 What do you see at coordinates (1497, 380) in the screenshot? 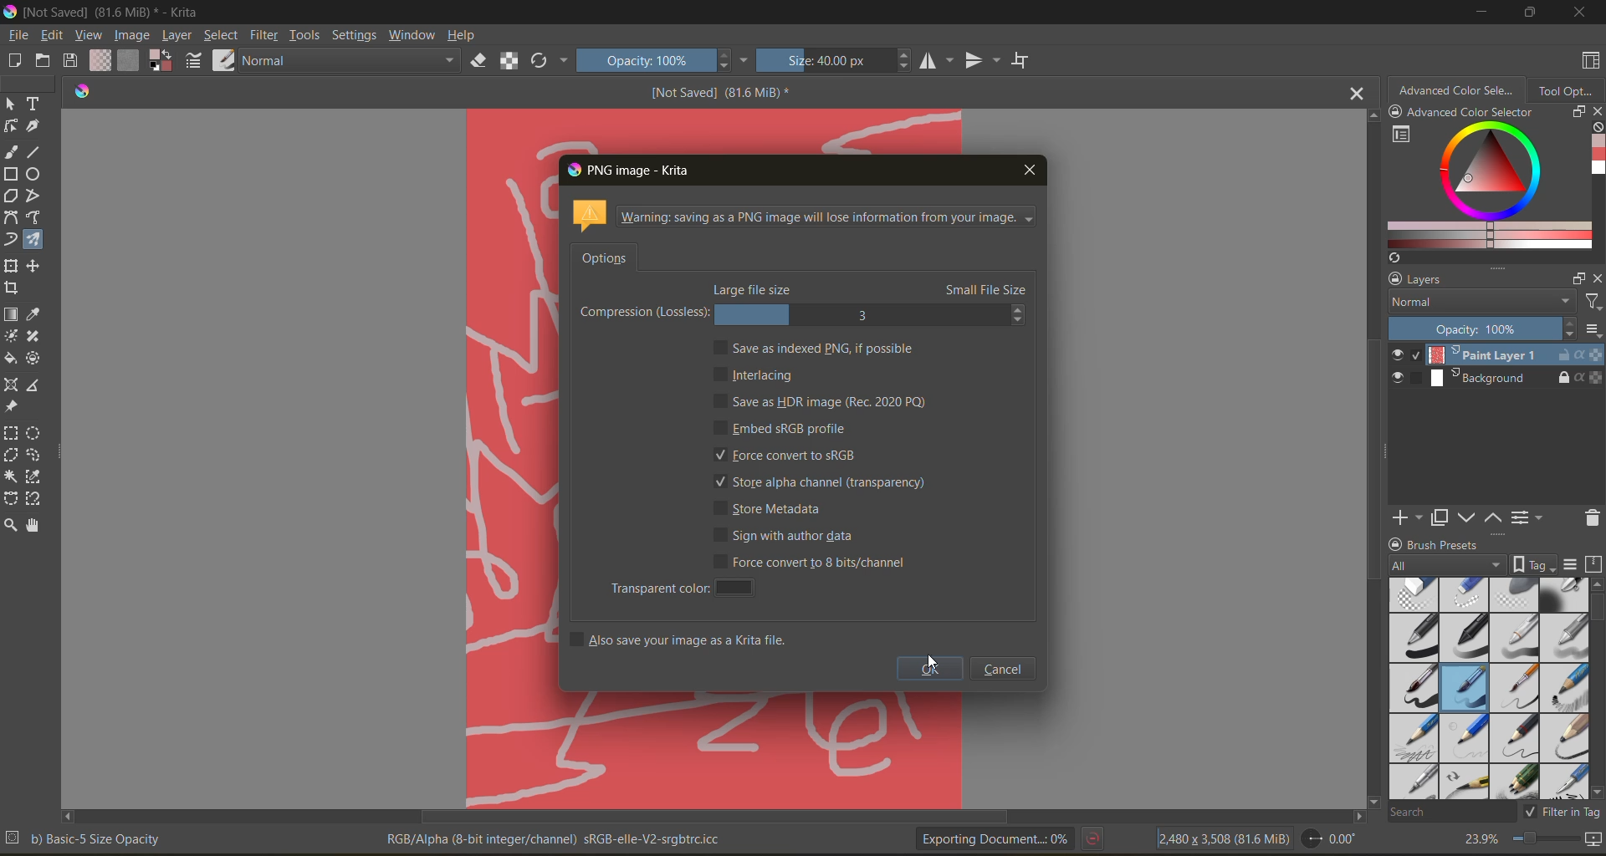
I see `layer` at bounding box center [1497, 380].